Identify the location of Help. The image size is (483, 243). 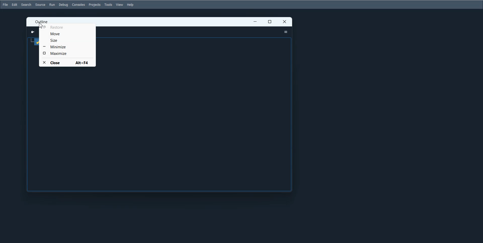
(131, 5).